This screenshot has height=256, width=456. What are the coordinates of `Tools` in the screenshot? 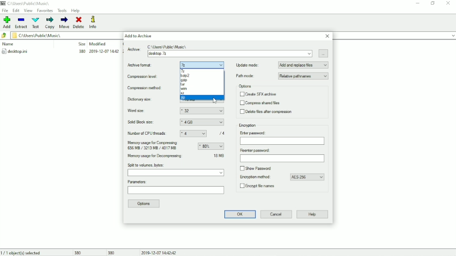 It's located at (62, 10).